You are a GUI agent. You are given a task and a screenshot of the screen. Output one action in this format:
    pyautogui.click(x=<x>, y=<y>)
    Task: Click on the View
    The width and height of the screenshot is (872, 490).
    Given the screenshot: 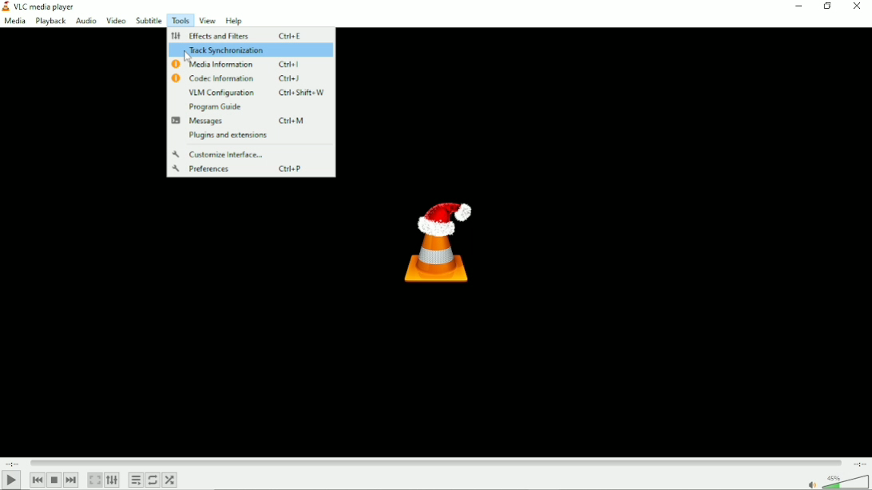 What is the action you would take?
    pyautogui.click(x=206, y=21)
    